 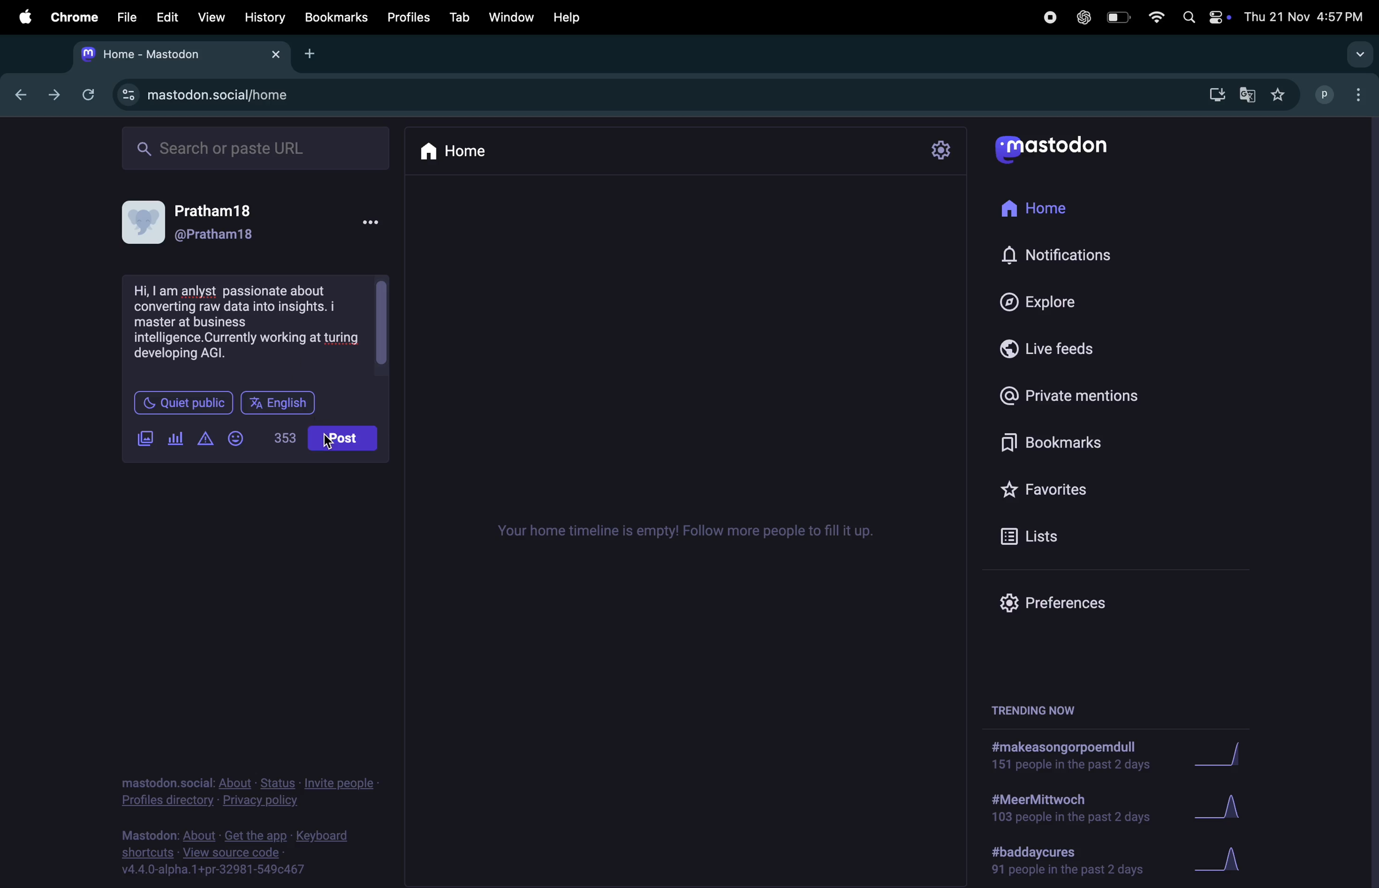 I want to click on search tabs, so click(x=1358, y=54).